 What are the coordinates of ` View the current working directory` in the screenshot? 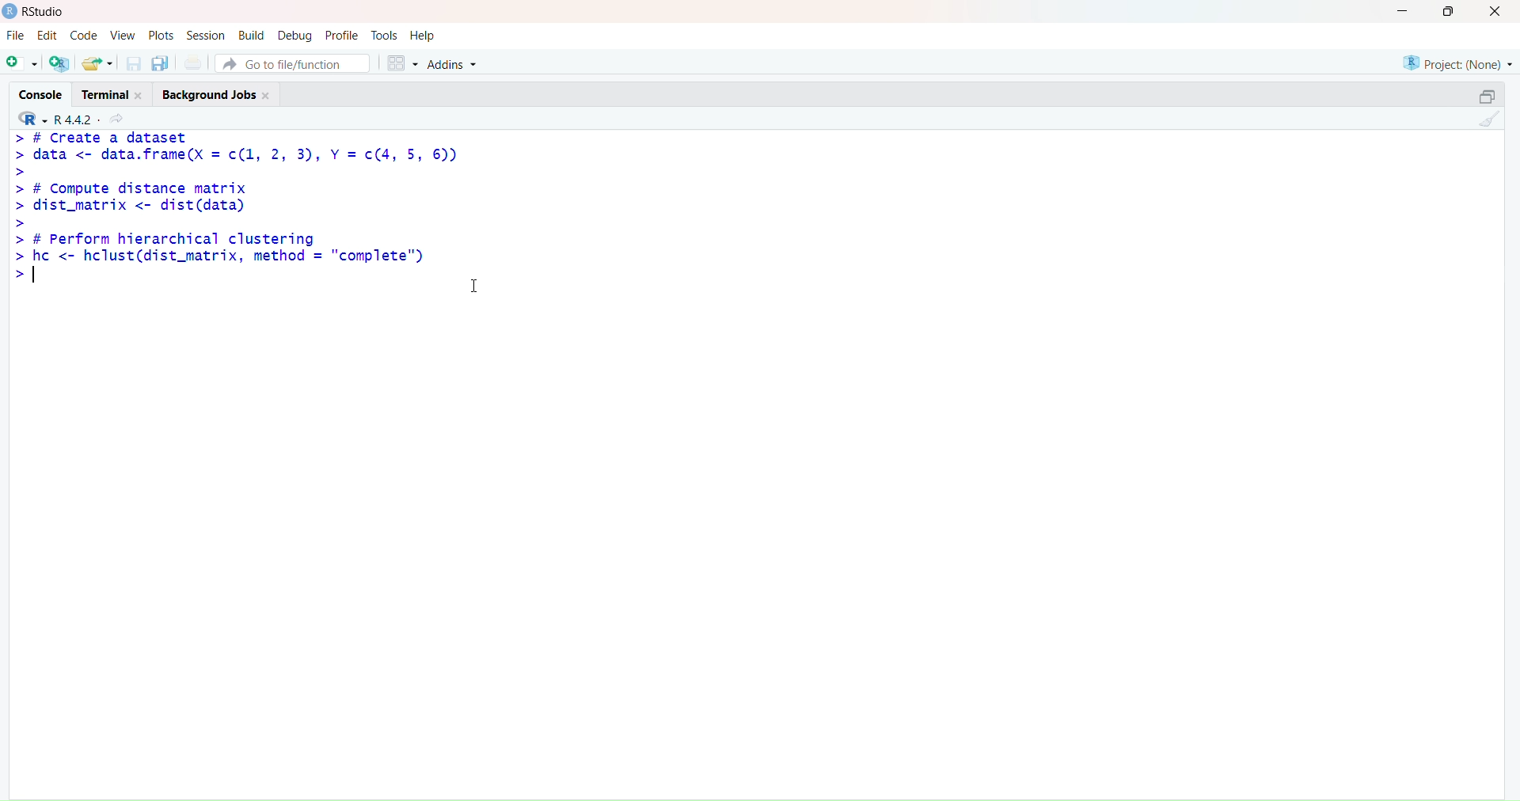 It's located at (120, 118).